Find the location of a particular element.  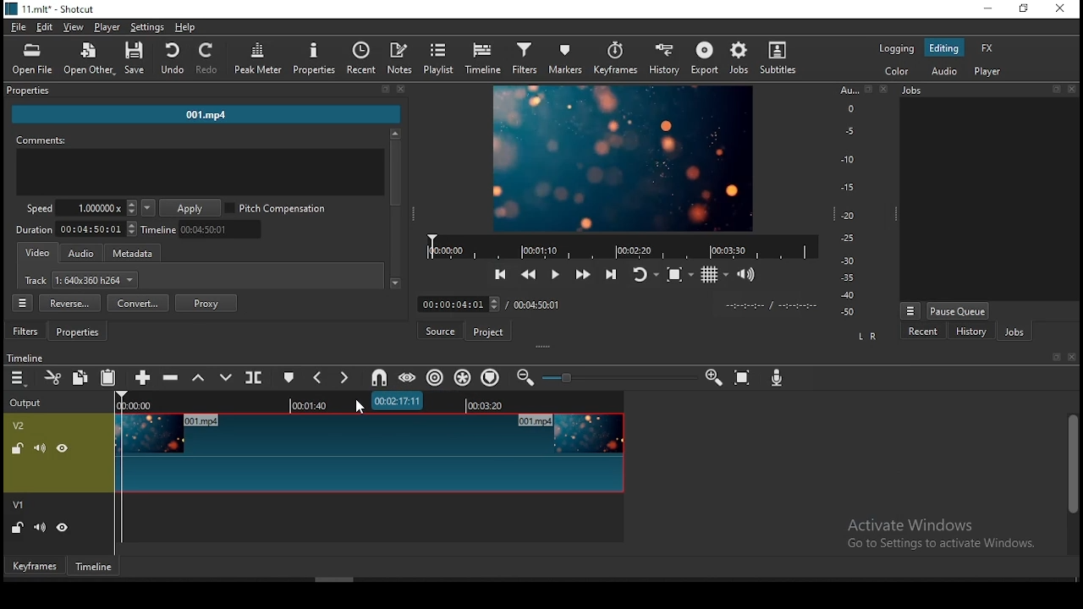

properties is located at coordinates (204, 91).